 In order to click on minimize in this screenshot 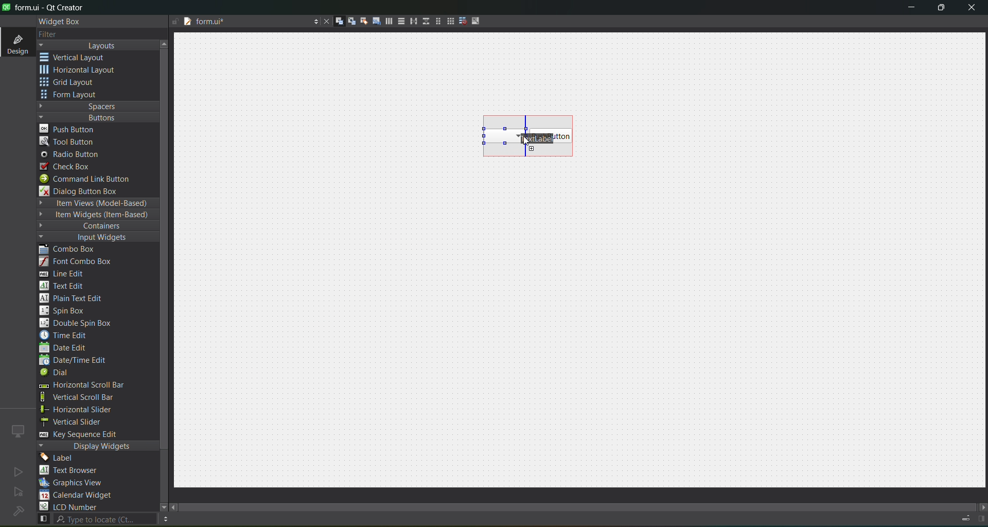, I will do `click(911, 9)`.